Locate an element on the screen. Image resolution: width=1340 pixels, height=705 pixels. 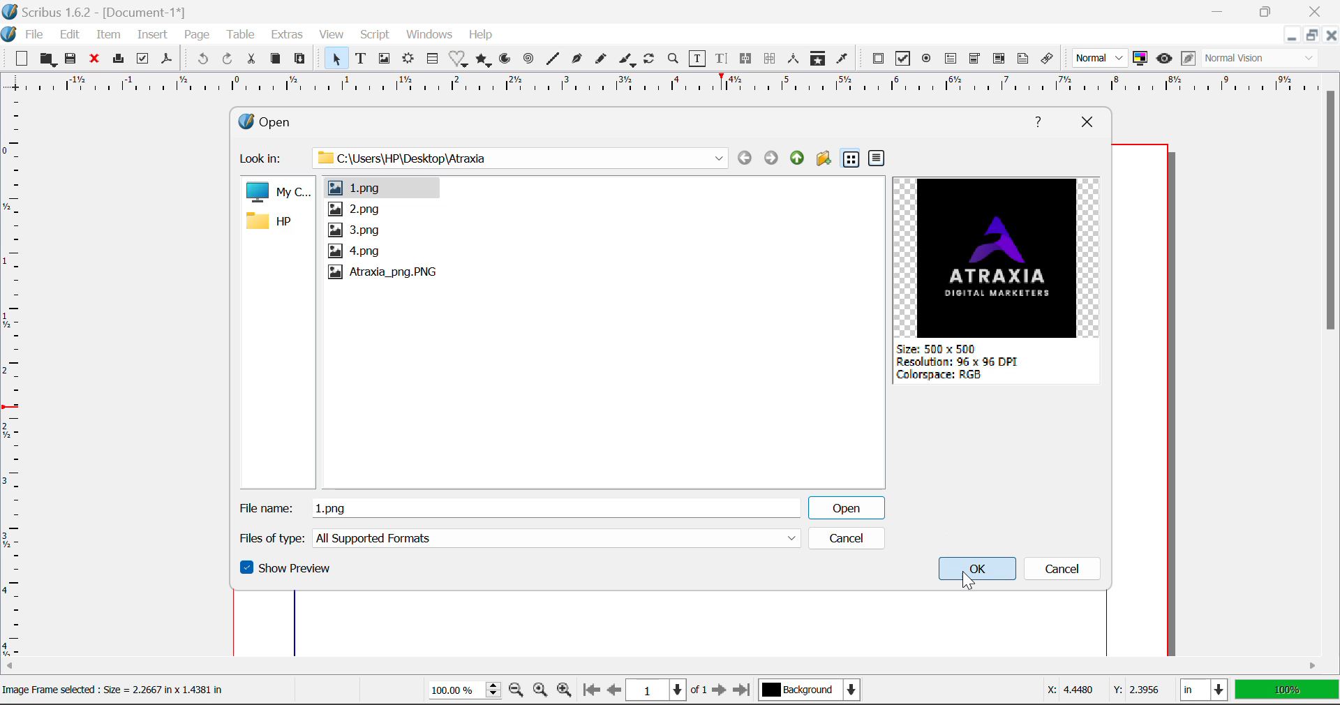
Delink Text Frames is located at coordinates (771, 59).